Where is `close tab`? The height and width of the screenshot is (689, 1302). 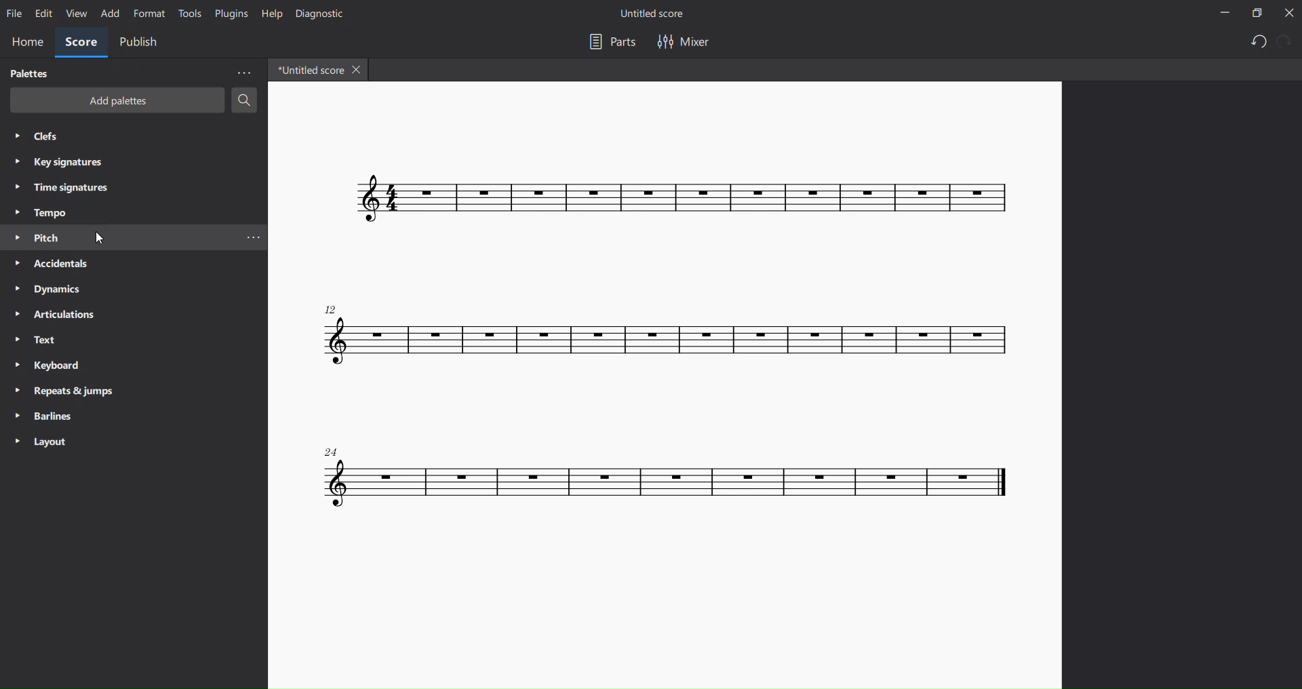
close tab is located at coordinates (359, 68).